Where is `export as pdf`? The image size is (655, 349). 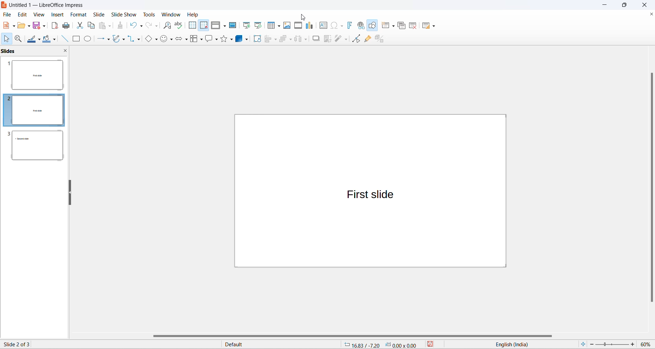 export as pdf is located at coordinates (55, 26).